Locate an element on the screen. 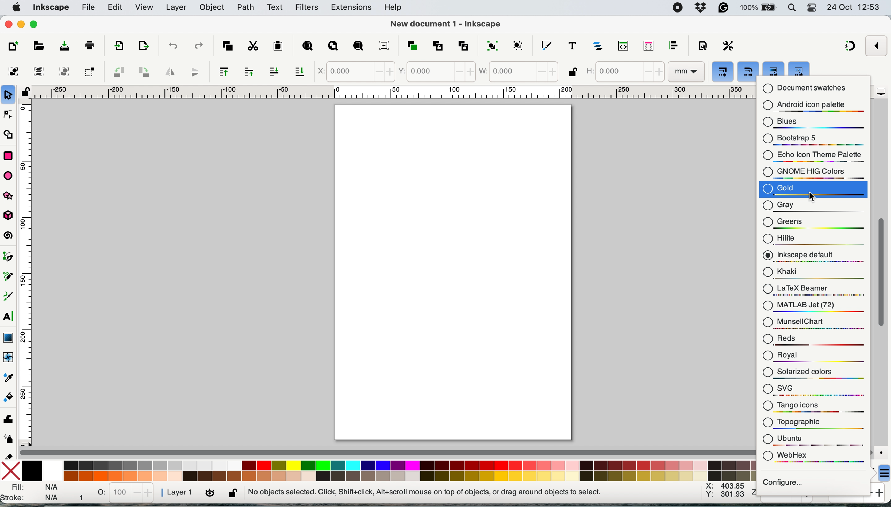  align and distribute is located at coordinates (674, 46).